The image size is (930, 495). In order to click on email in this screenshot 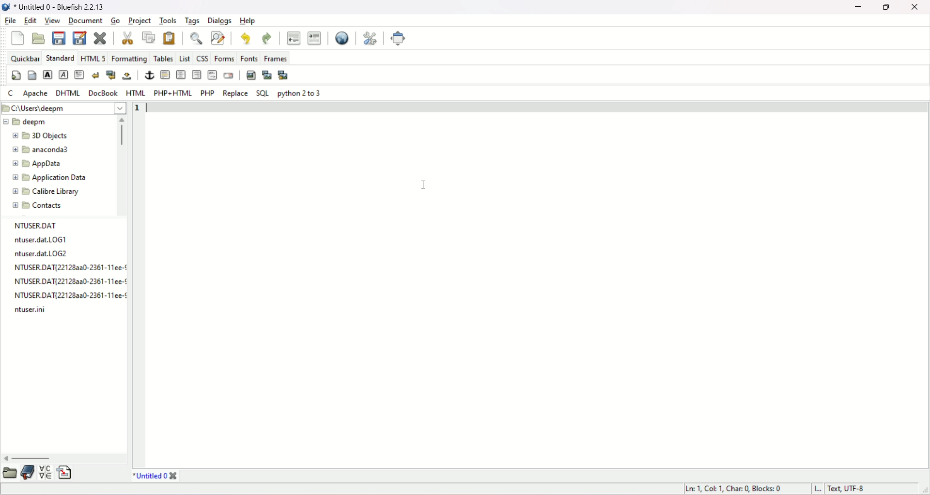, I will do `click(229, 75)`.